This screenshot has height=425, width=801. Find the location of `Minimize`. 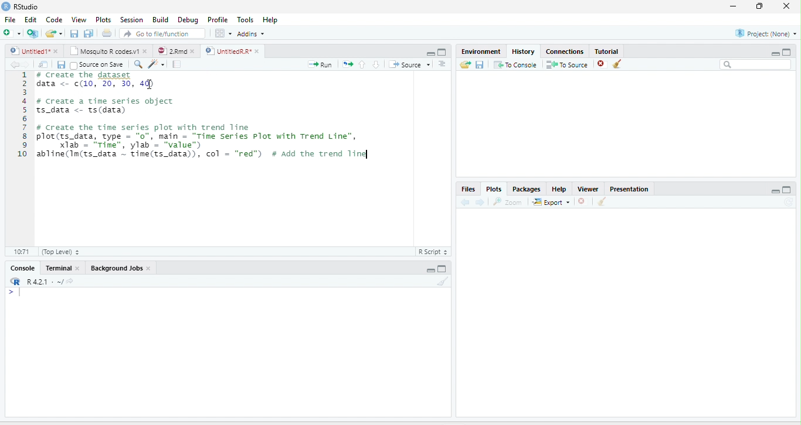

Minimize is located at coordinates (775, 191).